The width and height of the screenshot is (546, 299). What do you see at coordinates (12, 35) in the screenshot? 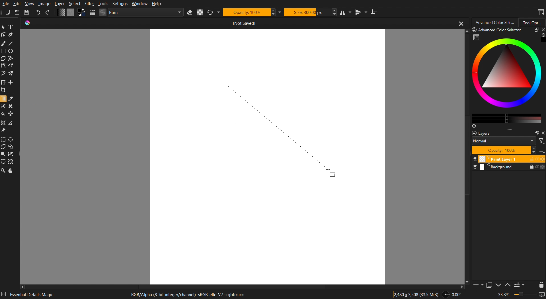
I see `Pen` at bounding box center [12, 35].